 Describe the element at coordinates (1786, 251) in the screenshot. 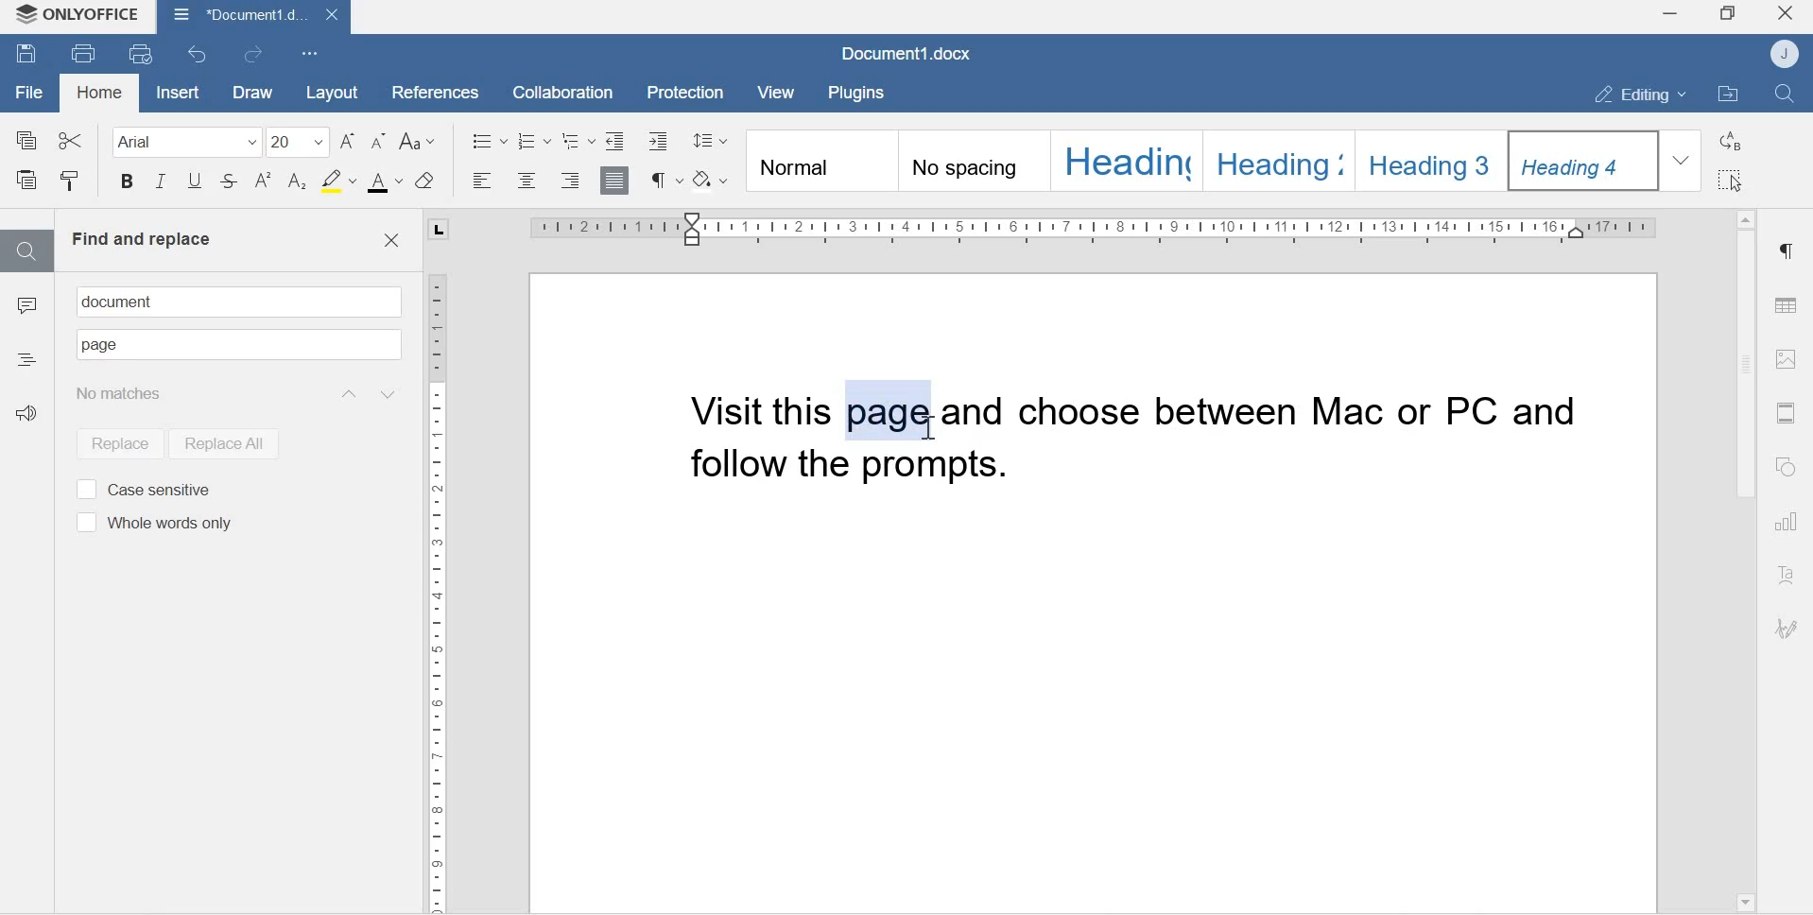

I see `Paragraph settings` at that location.